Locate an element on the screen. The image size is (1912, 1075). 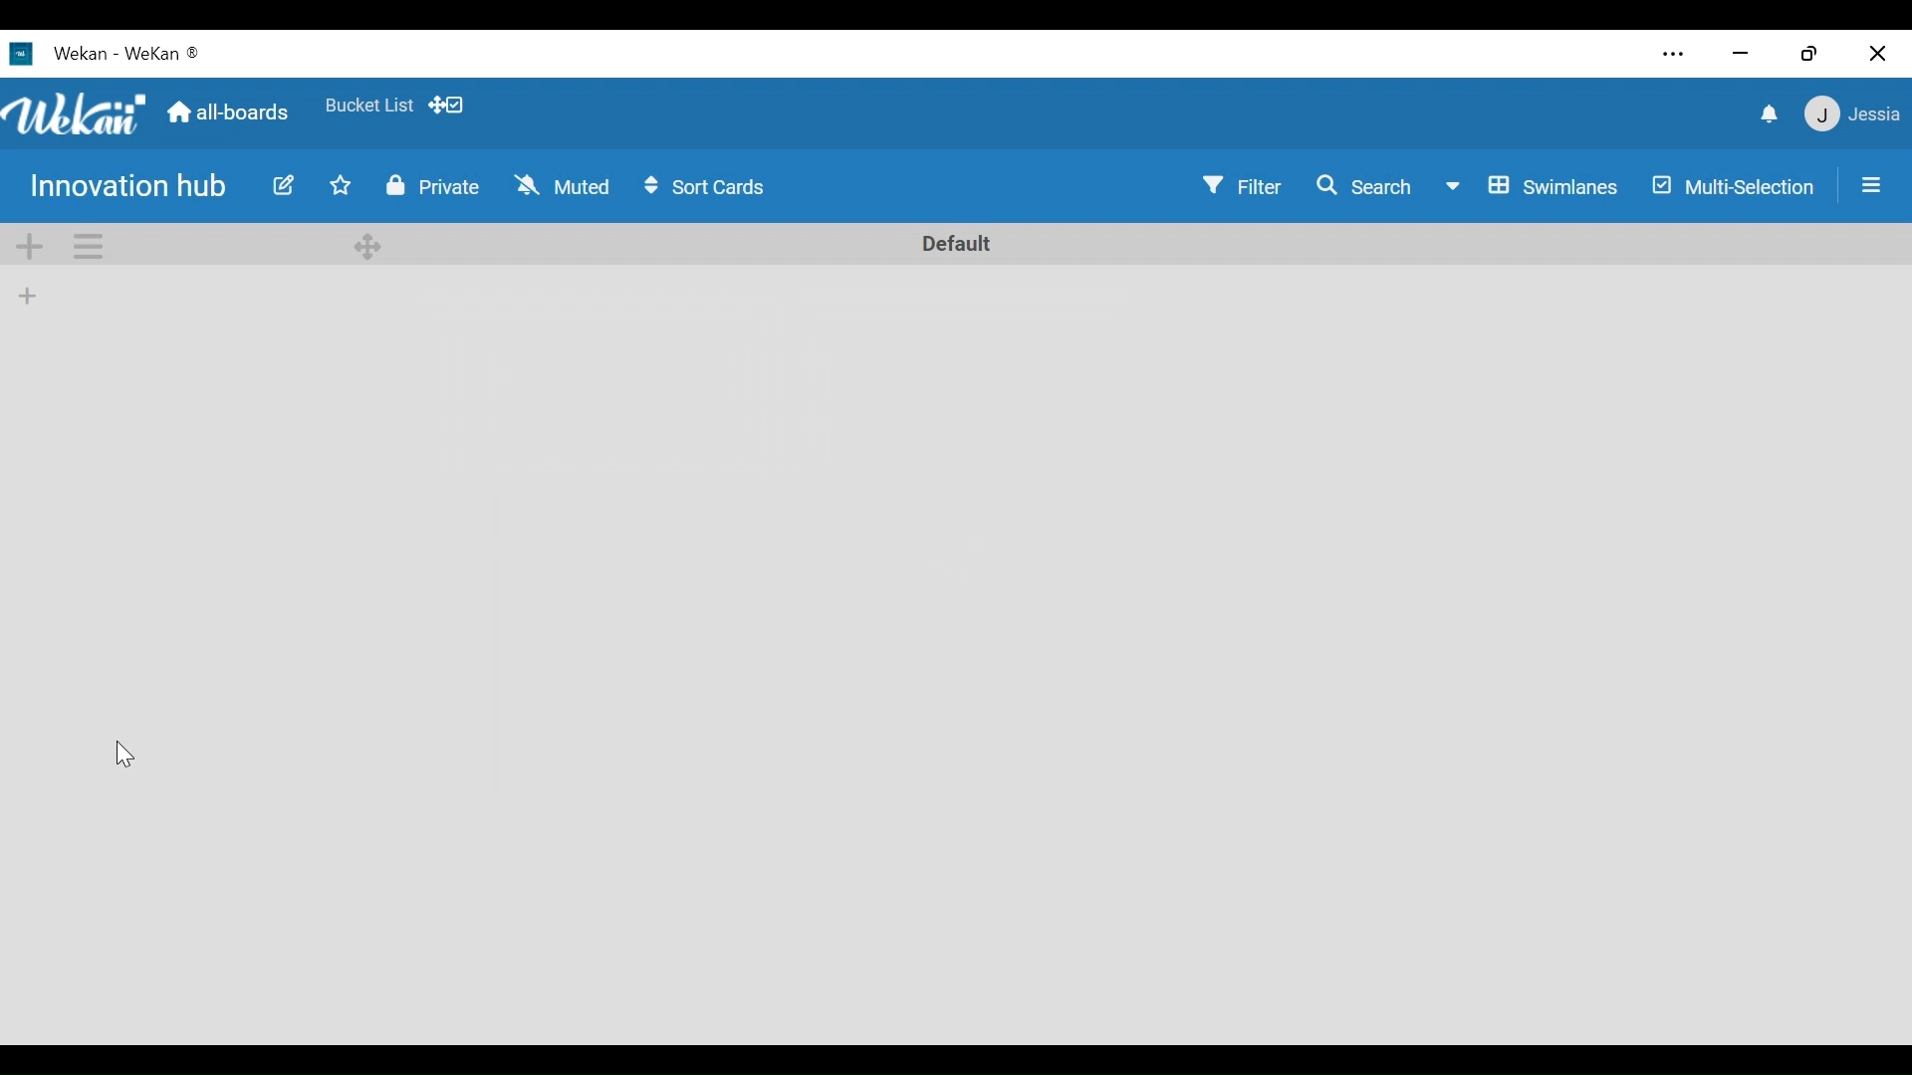
Desktop drag handle is located at coordinates (367, 246).